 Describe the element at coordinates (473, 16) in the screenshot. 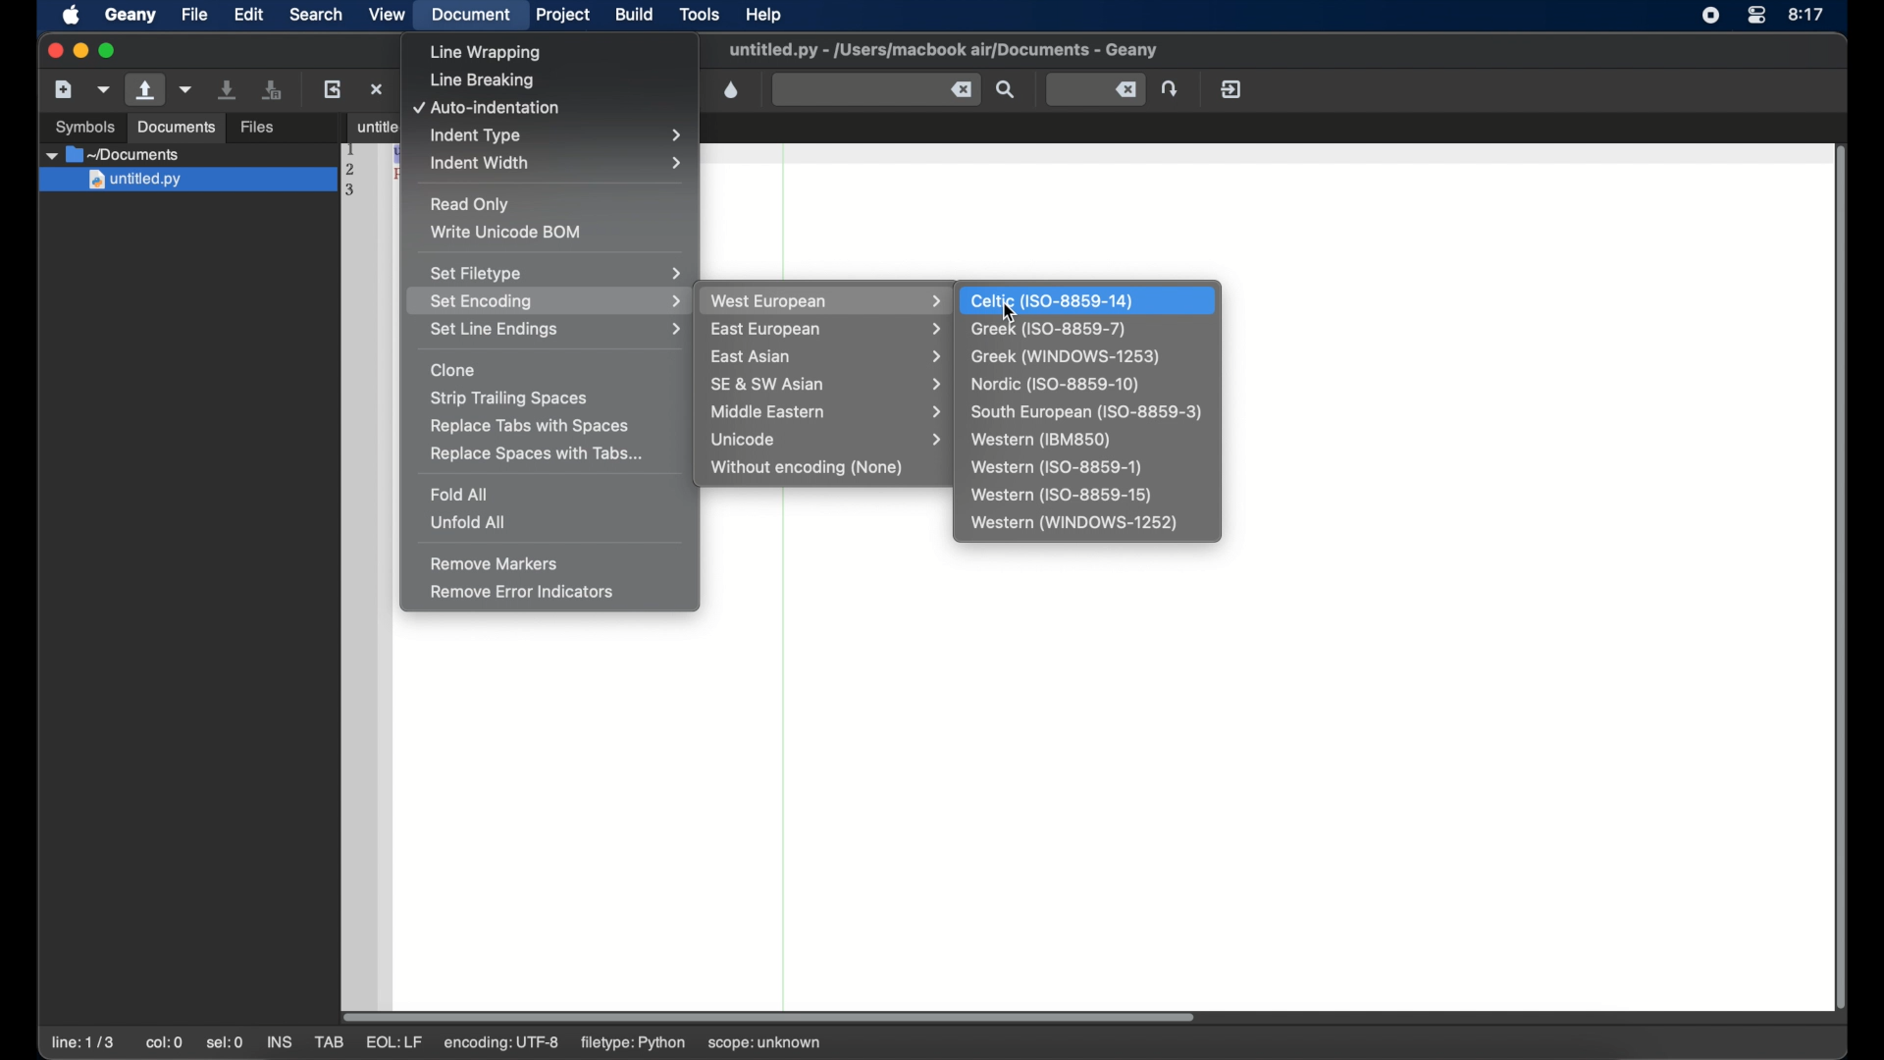

I see `document` at that location.